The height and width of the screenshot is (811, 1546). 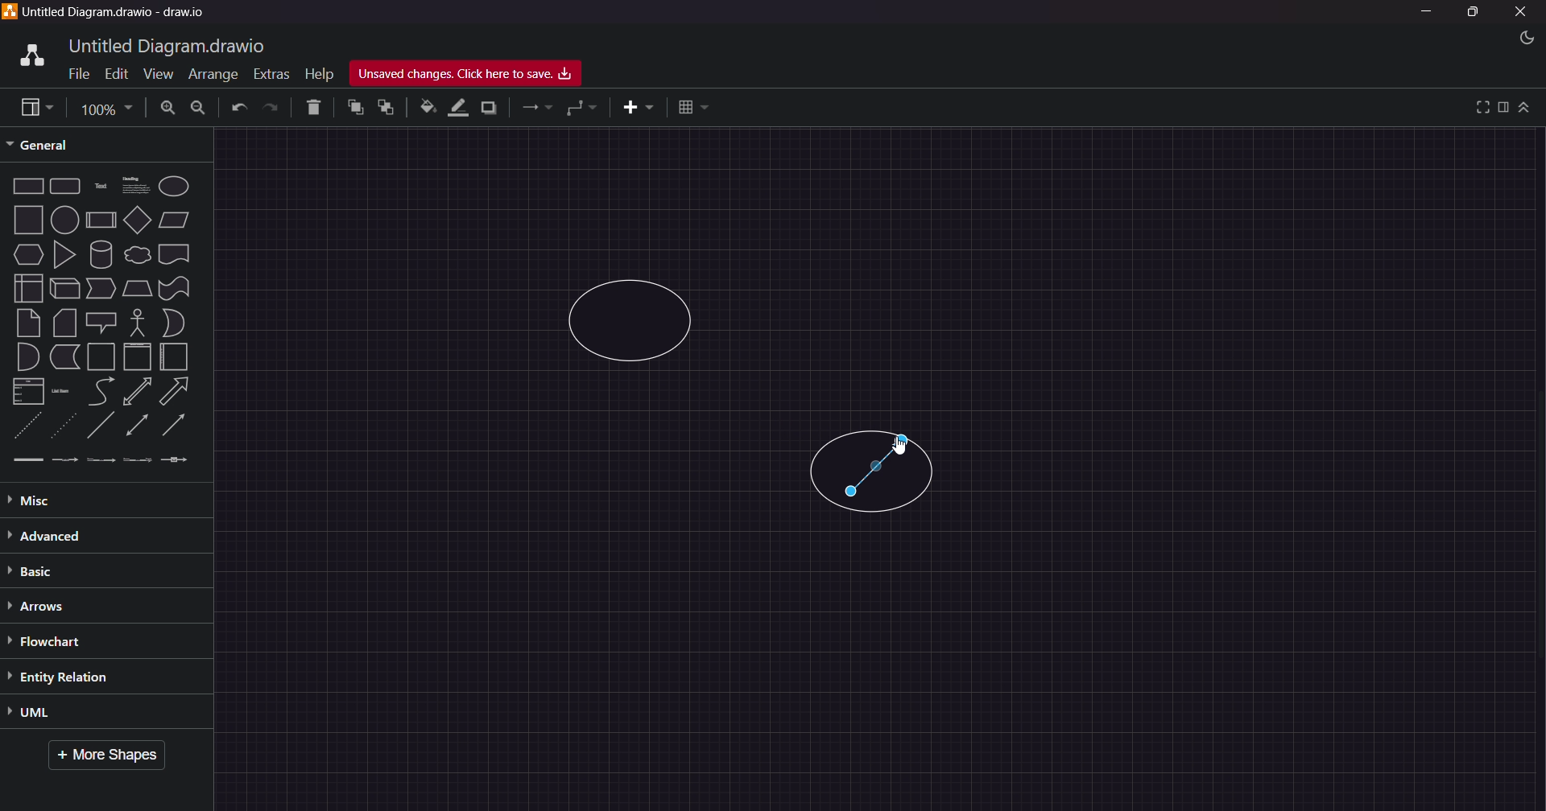 What do you see at coordinates (102, 322) in the screenshot?
I see `Shapes` at bounding box center [102, 322].